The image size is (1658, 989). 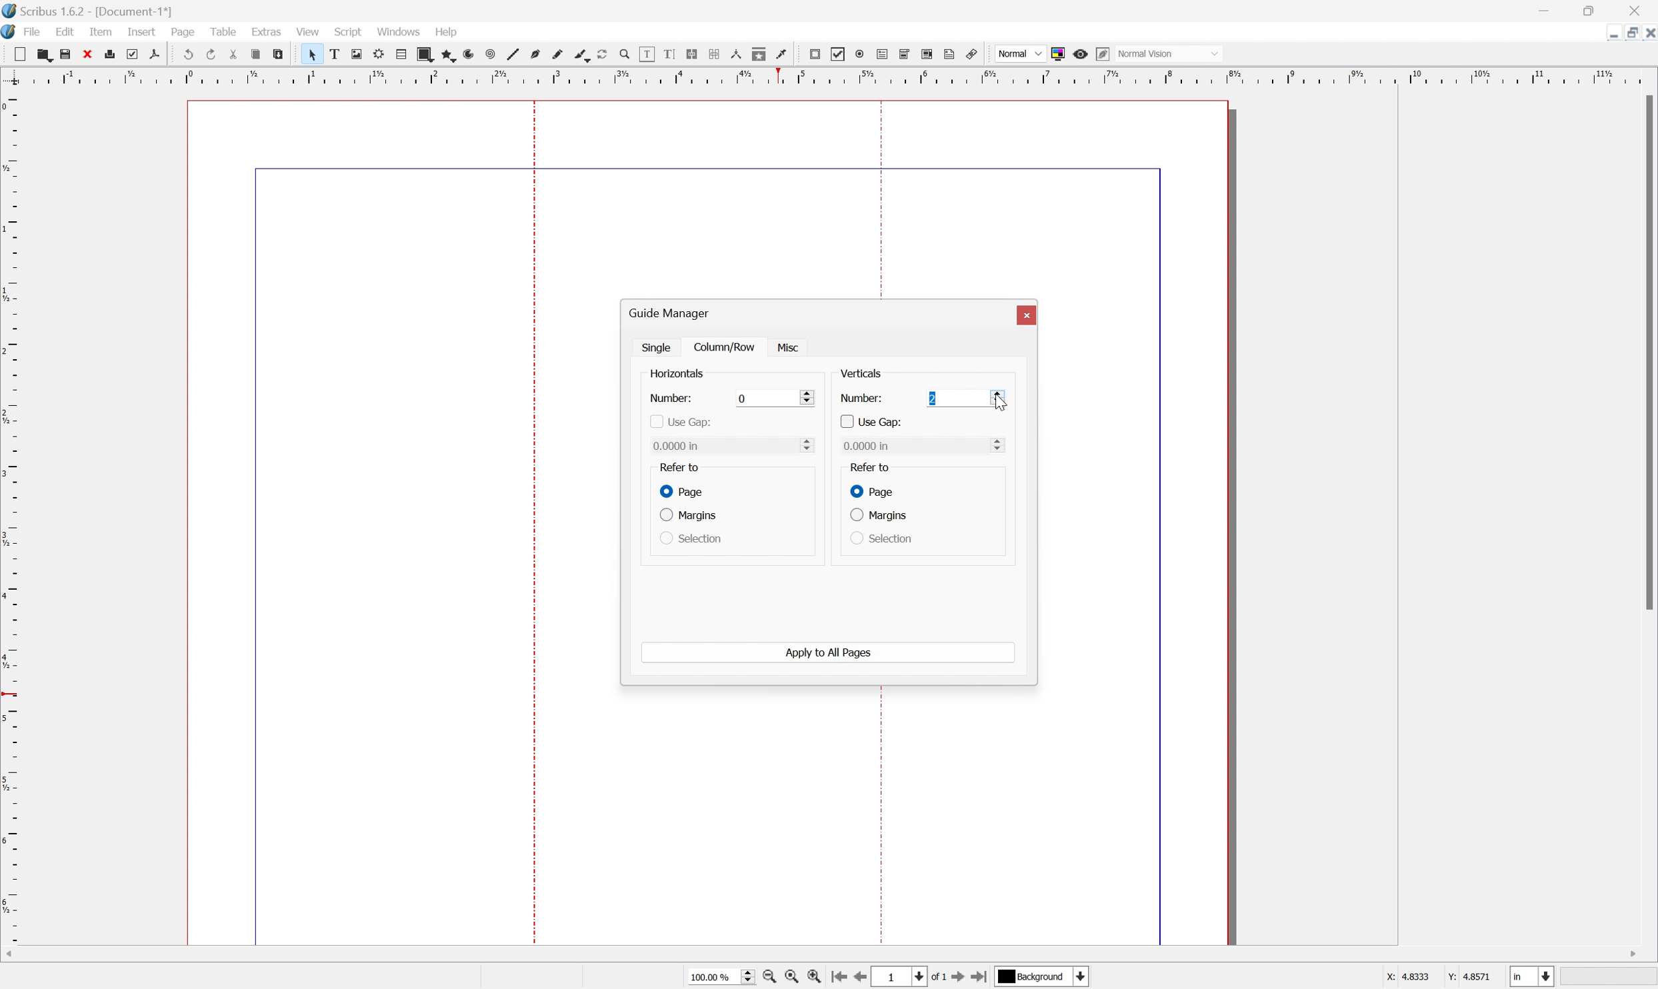 What do you see at coordinates (447, 32) in the screenshot?
I see `help` at bounding box center [447, 32].